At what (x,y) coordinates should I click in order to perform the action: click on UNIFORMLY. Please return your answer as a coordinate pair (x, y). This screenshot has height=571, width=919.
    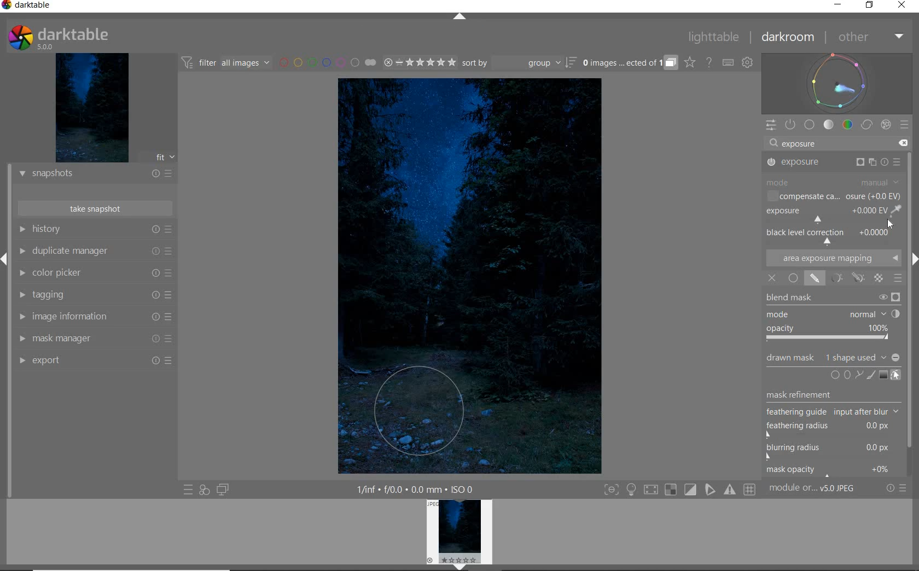
    Looking at the image, I should click on (792, 278).